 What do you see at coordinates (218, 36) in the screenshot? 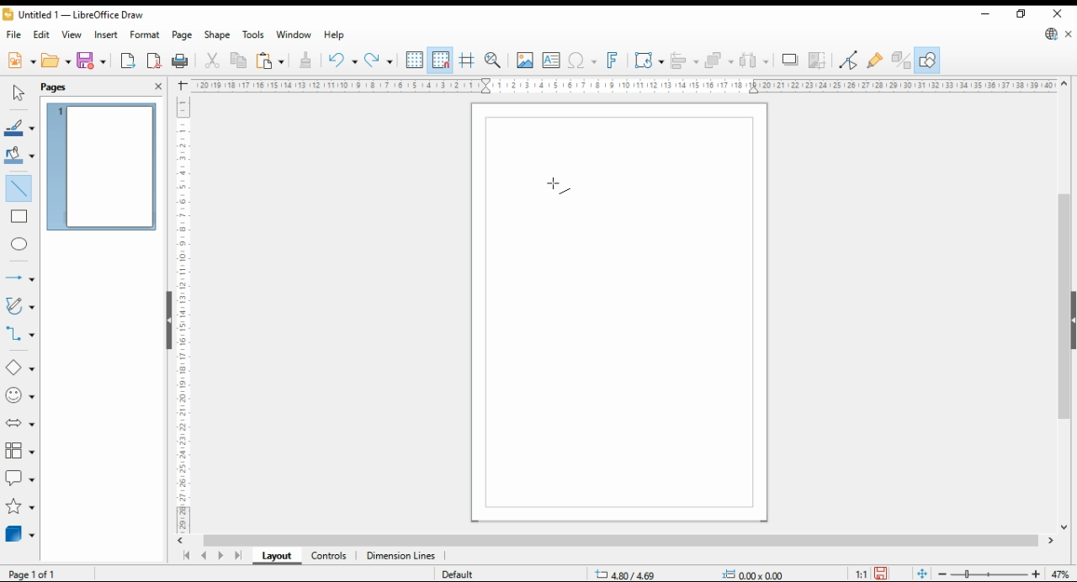
I see `shape` at bounding box center [218, 36].